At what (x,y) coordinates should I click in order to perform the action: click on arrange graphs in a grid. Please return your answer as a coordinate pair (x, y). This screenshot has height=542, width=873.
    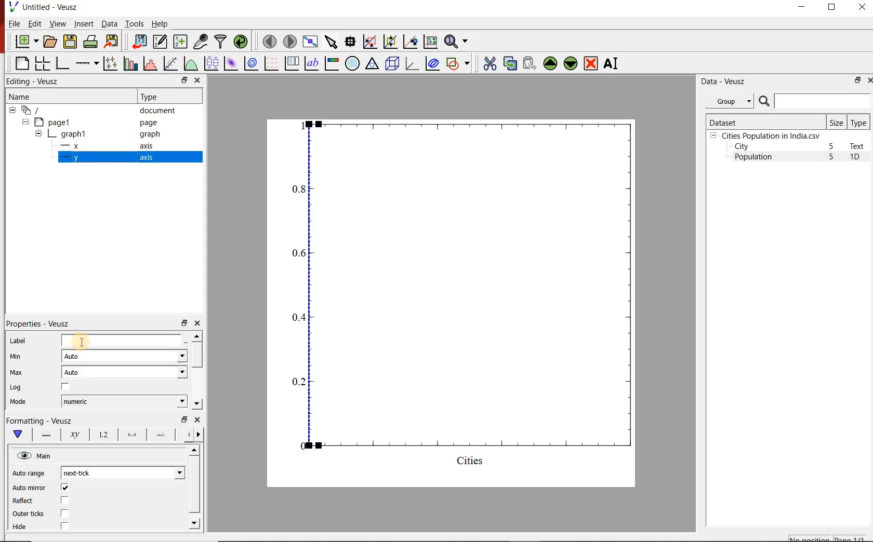
    Looking at the image, I should click on (42, 63).